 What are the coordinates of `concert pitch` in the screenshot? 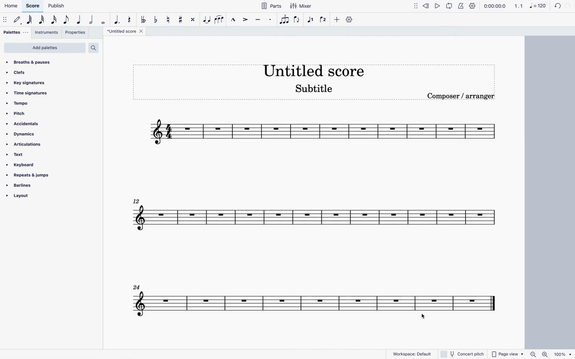 It's located at (462, 354).